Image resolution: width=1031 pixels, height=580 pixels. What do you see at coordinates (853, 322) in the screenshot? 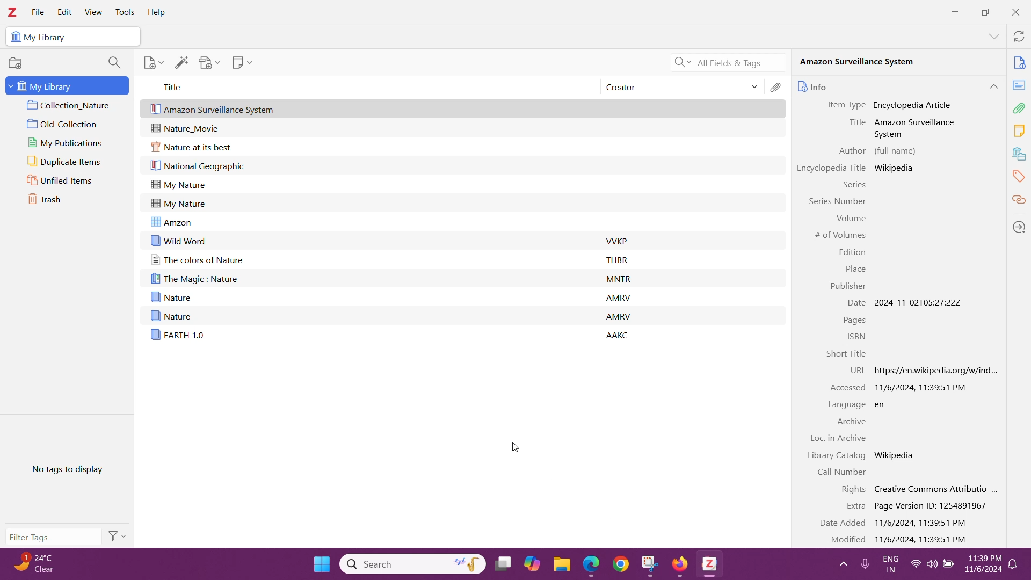
I see `Pages` at bounding box center [853, 322].